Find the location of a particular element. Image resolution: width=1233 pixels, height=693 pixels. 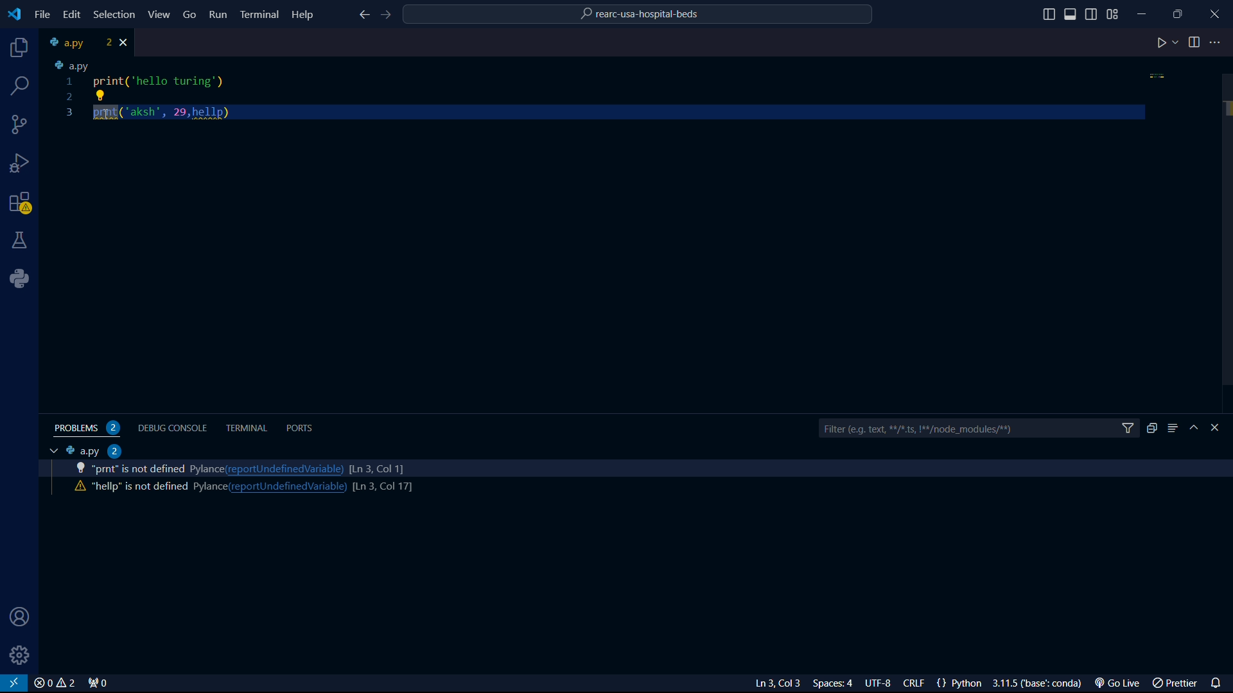

minimize is located at coordinates (1146, 11).